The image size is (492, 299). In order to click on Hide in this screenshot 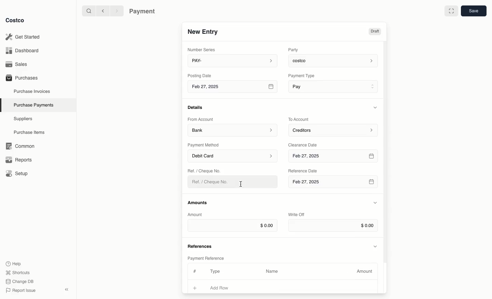, I will do `click(376, 246)`.